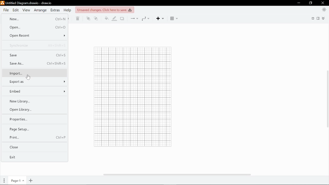 Image resolution: width=329 pixels, height=185 pixels. What do you see at coordinates (26, 10) in the screenshot?
I see `View` at bounding box center [26, 10].